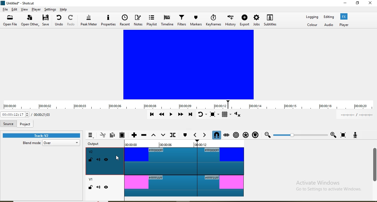 This screenshot has width=377, height=202. I want to click on Scrub while dragging, so click(227, 135).